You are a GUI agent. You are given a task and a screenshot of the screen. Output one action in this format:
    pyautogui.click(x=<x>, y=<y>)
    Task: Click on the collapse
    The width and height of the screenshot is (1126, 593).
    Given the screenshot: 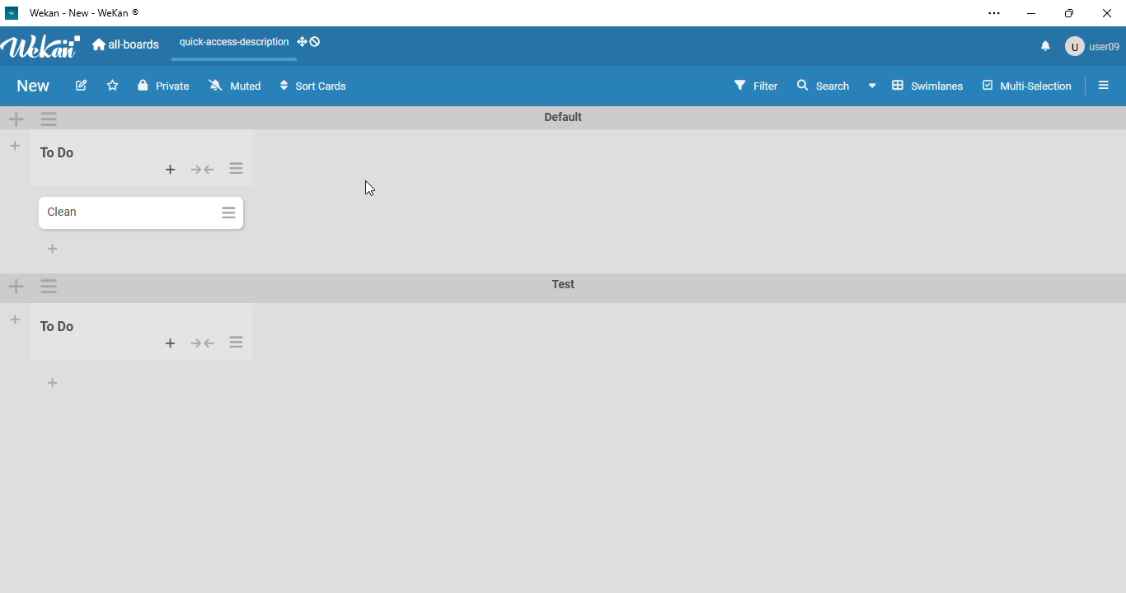 What is the action you would take?
    pyautogui.click(x=203, y=343)
    